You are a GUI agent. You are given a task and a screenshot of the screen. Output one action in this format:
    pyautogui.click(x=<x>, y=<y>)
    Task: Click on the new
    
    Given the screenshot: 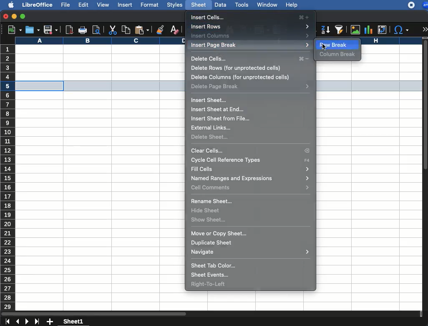 What is the action you would take?
    pyautogui.click(x=13, y=30)
    